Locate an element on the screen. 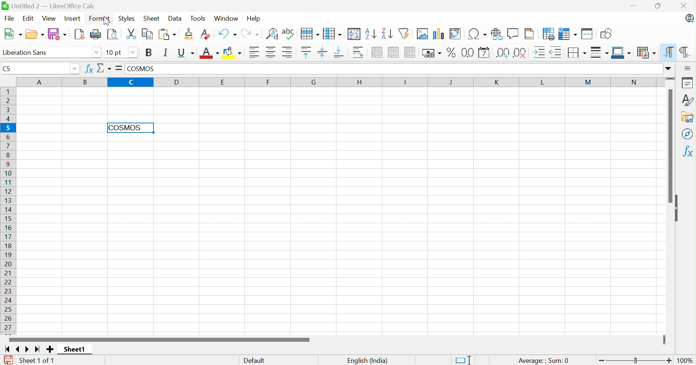 The height and width of the screenshot is (365, 696). Sheet1 is located at coordinates (74, 350).